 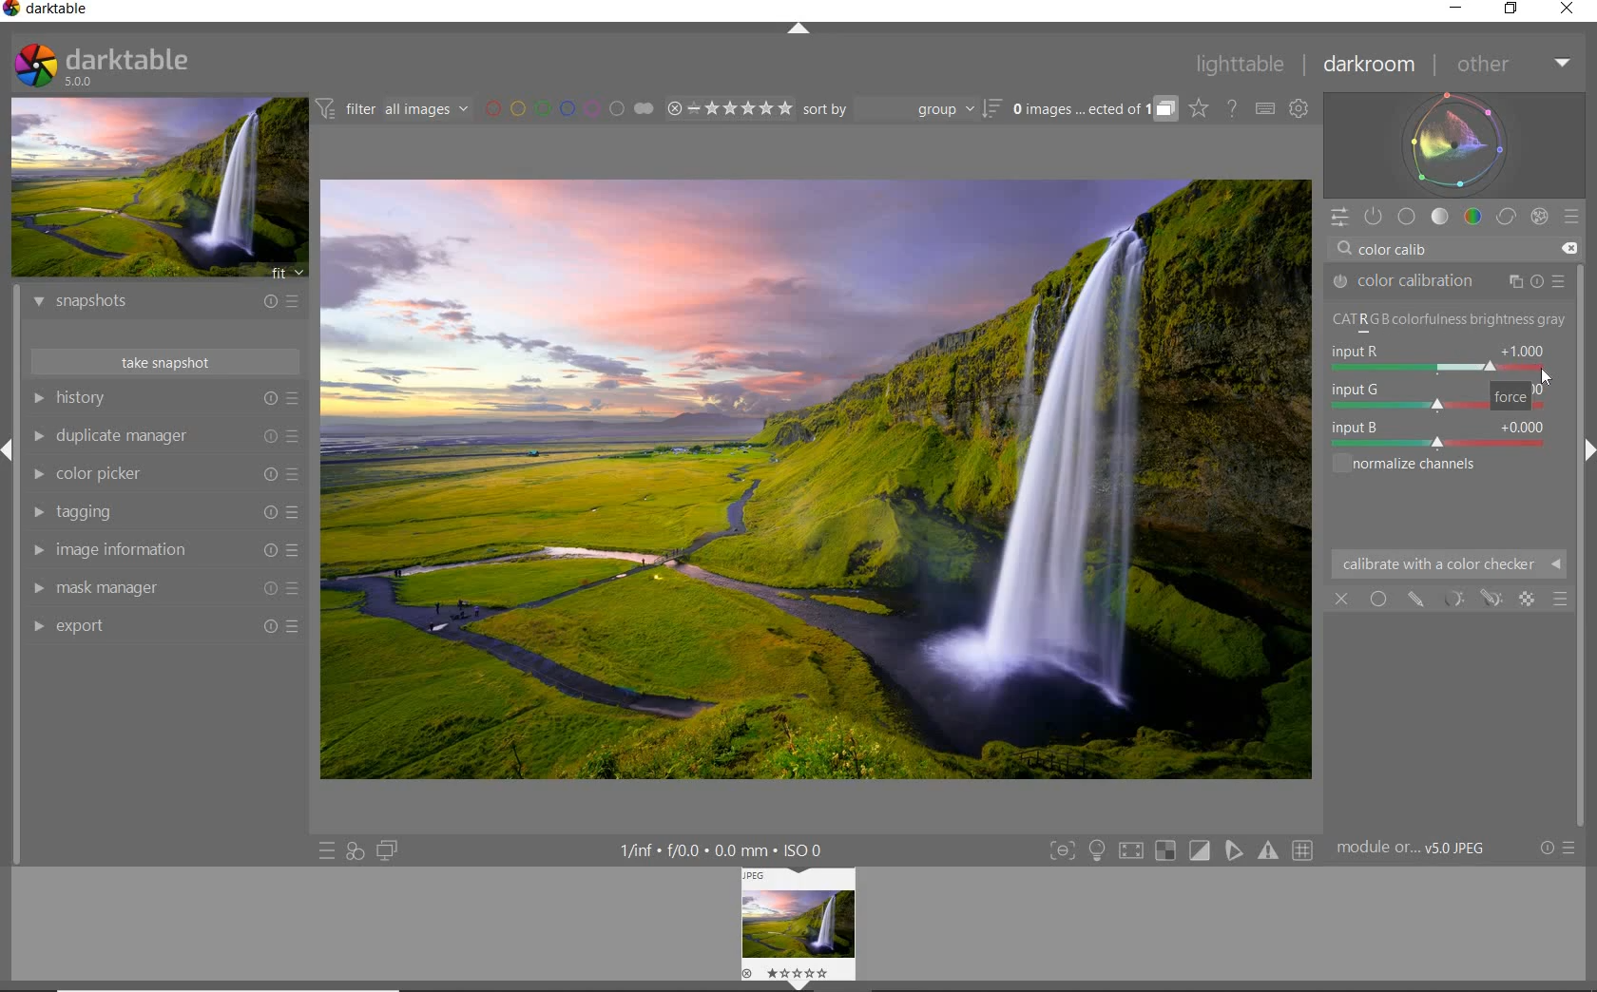 I want to click on DELETE, so click(x=1568, y=249).